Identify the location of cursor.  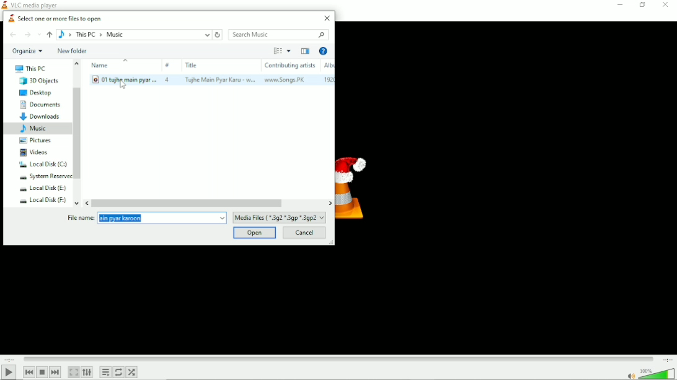
(123, 85).